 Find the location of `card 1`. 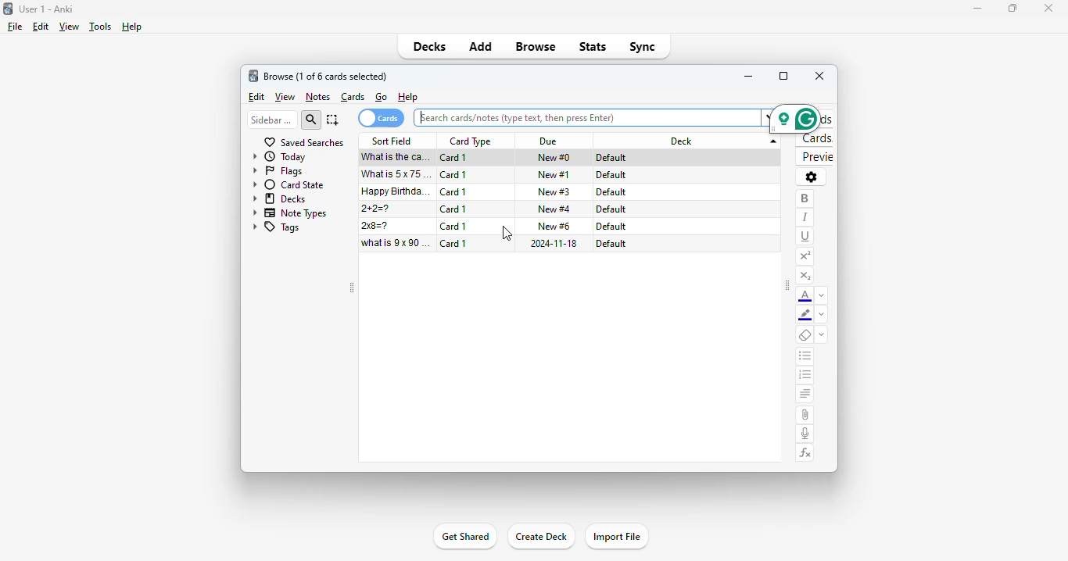

card 1 is located at coordinates (453, 209).